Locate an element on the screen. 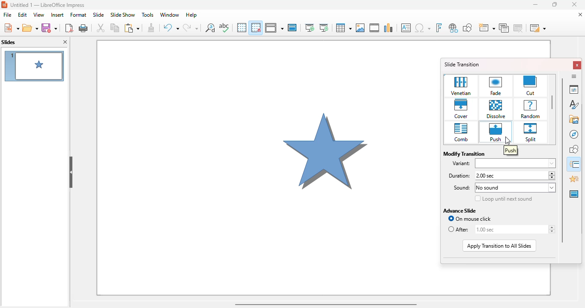 Image resolution: width=585 pixels, height=308 pixels. insert hyperlink is located at coordinates (454, 28).